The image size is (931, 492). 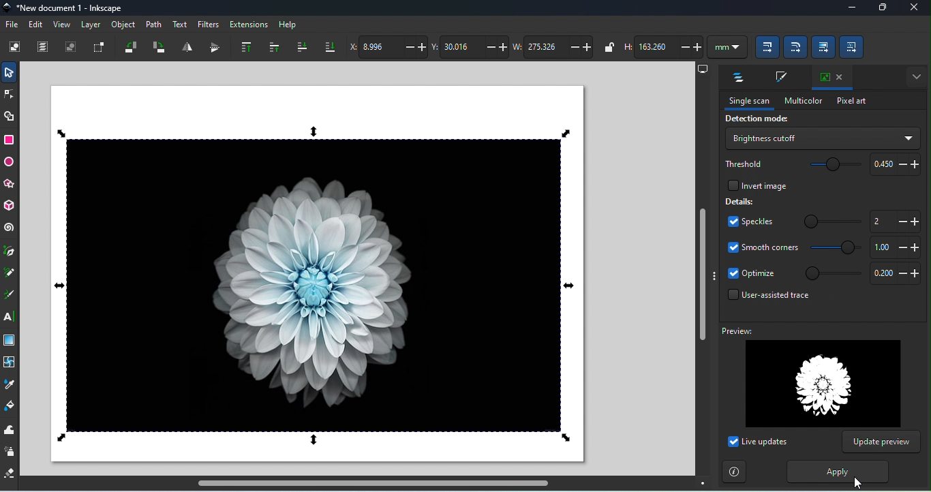 I want to click on File name, so click(x=64, y=8).